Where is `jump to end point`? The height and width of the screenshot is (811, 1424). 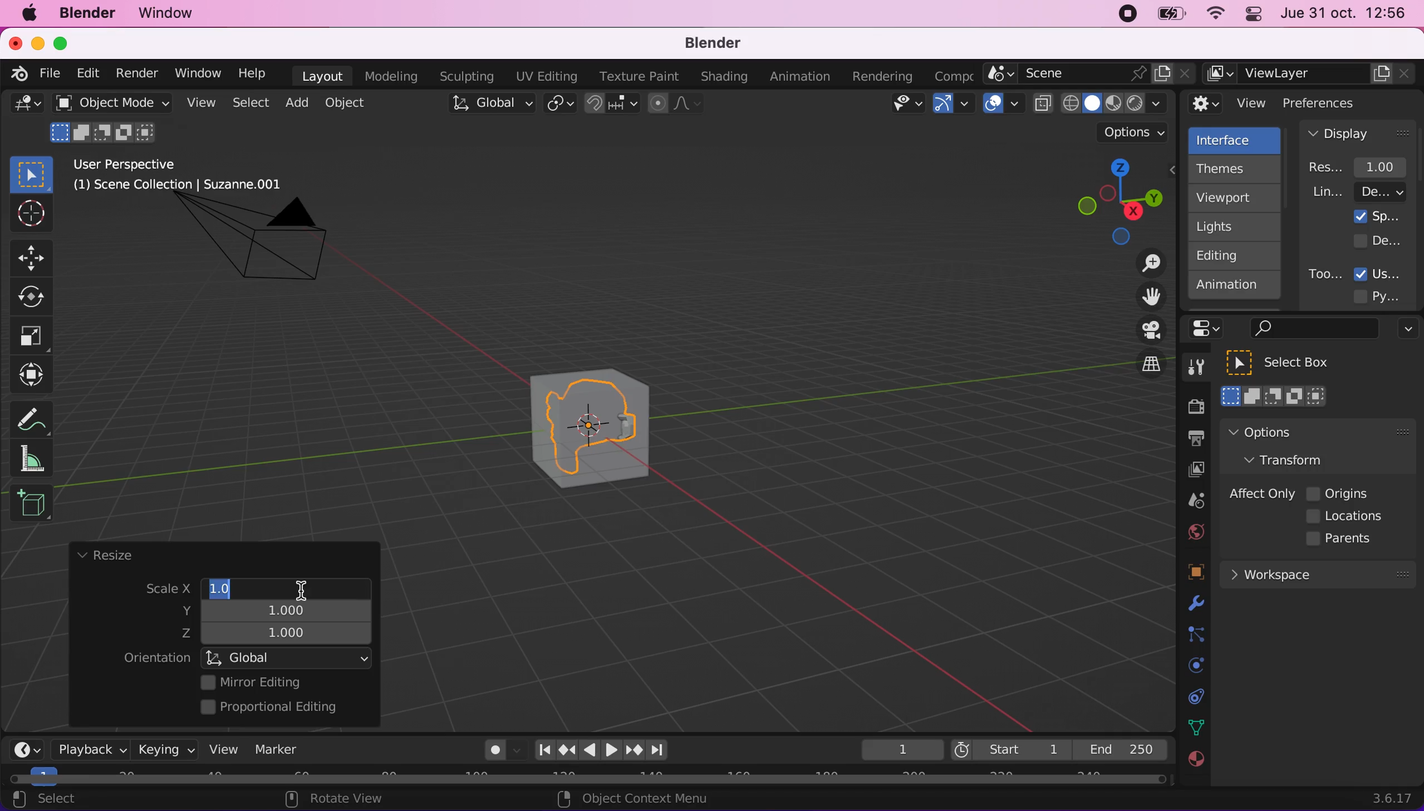
jump to end point is located at coordinates (541, 750).